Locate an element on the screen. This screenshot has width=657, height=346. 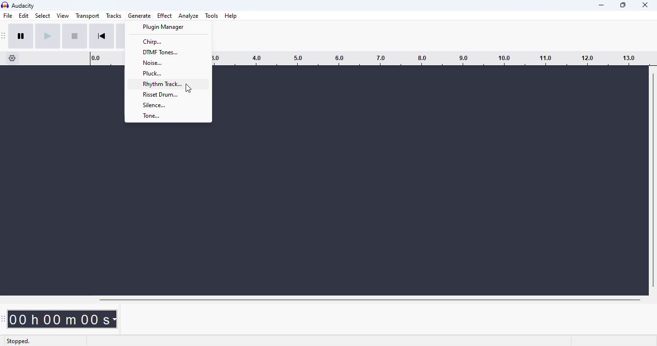
help is located at coordinates (231, 16).